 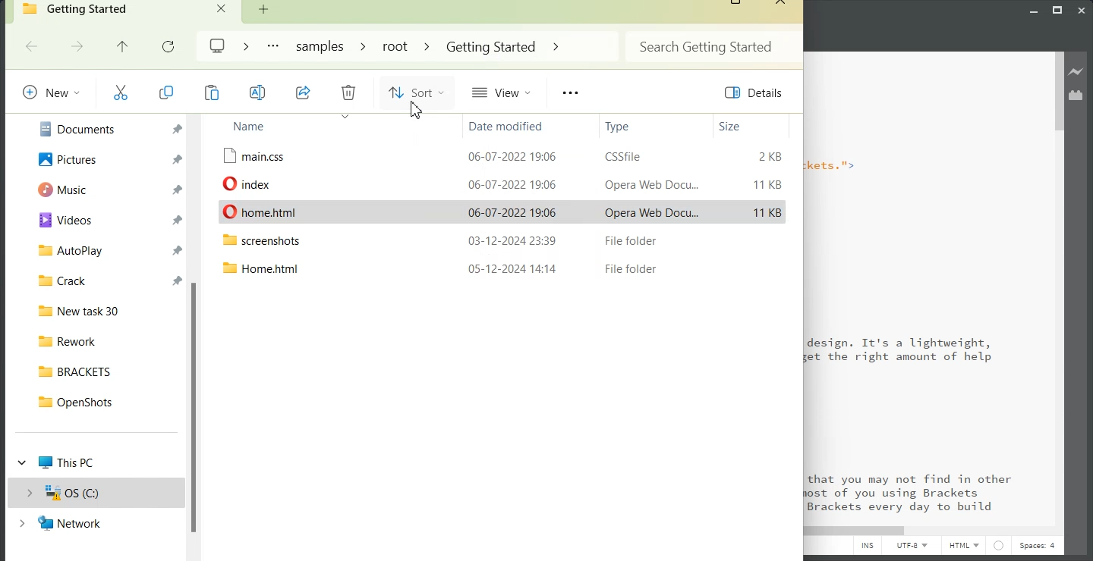 What do you see at coordinates (105, 252) in the screenshot?
I see `Auto play` at bounding box center [105, 252].